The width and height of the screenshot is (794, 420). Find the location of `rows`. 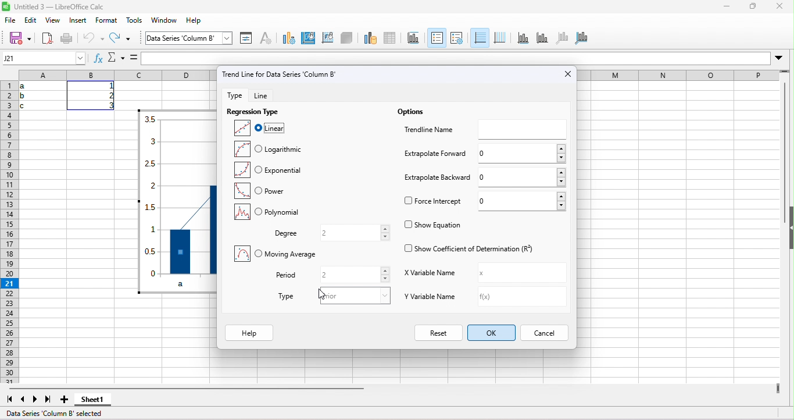

rows is located at coordinates (8, 232).